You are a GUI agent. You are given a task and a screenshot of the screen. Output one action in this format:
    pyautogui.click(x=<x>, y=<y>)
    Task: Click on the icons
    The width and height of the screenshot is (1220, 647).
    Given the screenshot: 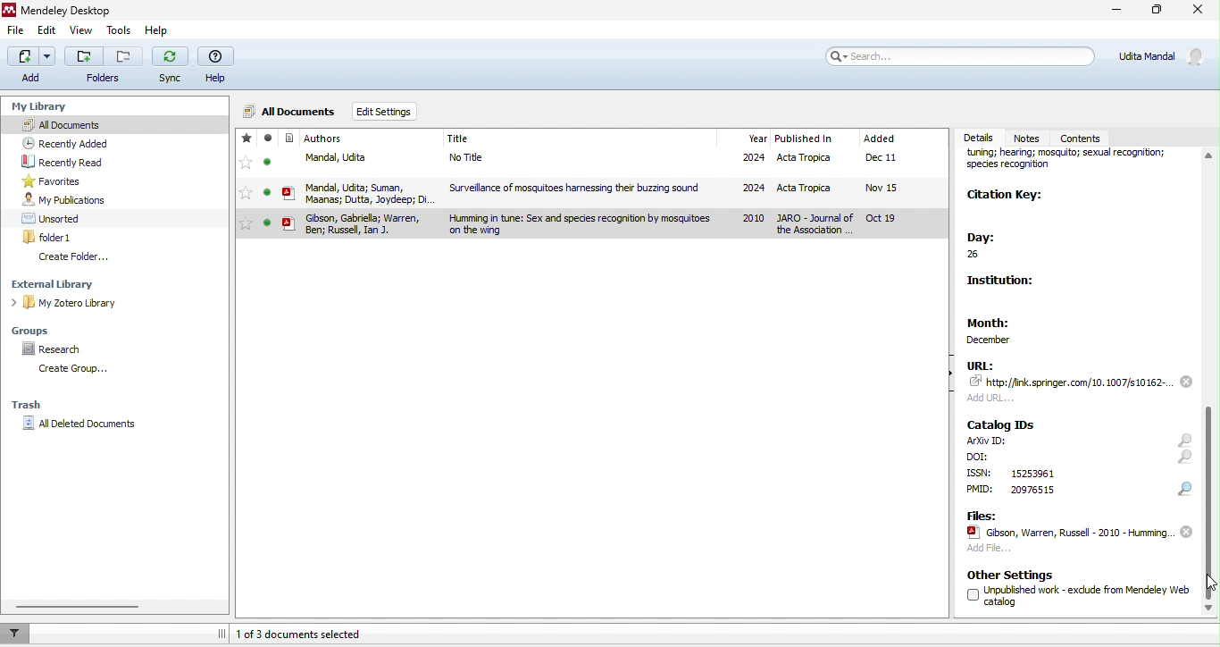 What is the action you would take?
    pyautogui.click(x=1185, y=465)
    